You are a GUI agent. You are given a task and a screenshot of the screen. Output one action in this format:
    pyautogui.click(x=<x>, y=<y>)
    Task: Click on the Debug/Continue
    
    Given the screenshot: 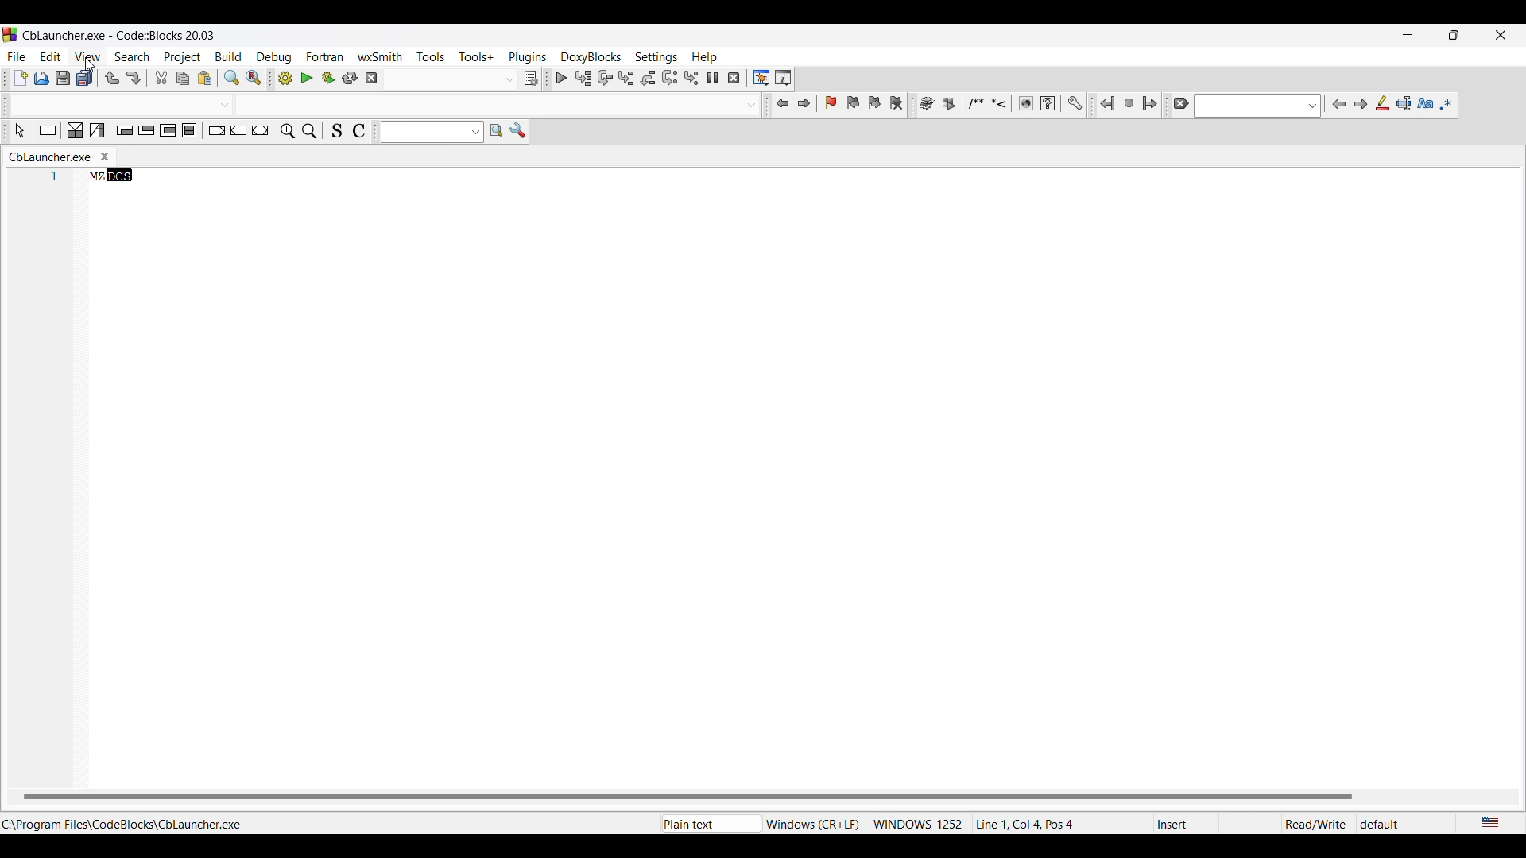 What is the action you would take?
    pyautogui.click(x=562, y=78)
    